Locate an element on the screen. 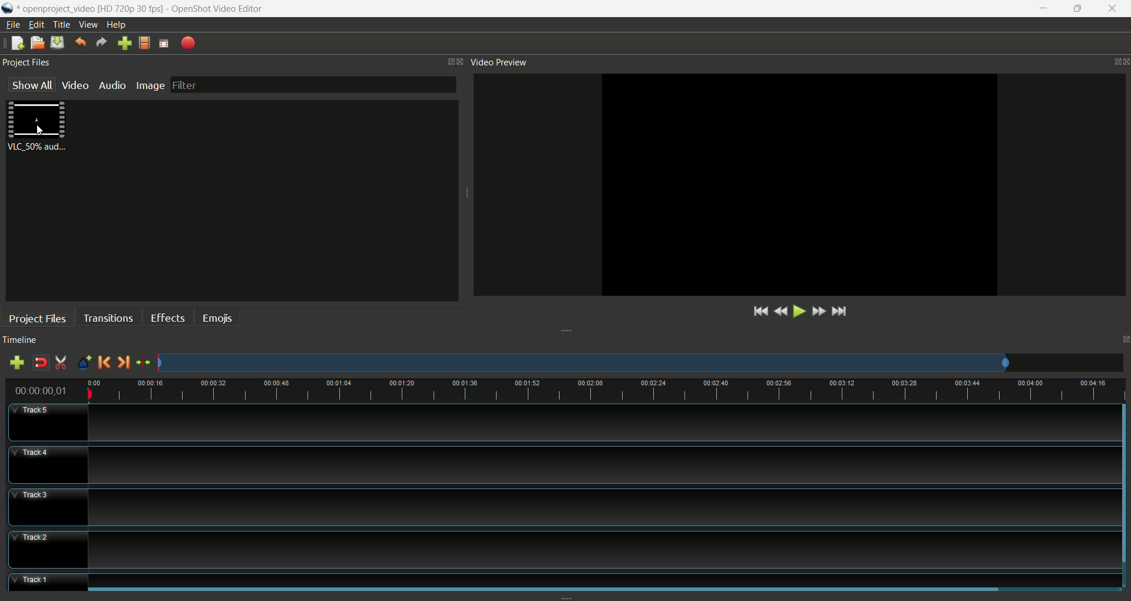 The height and width of the screenshot is (601, 1131). close is located at coordinates (1110, 8).